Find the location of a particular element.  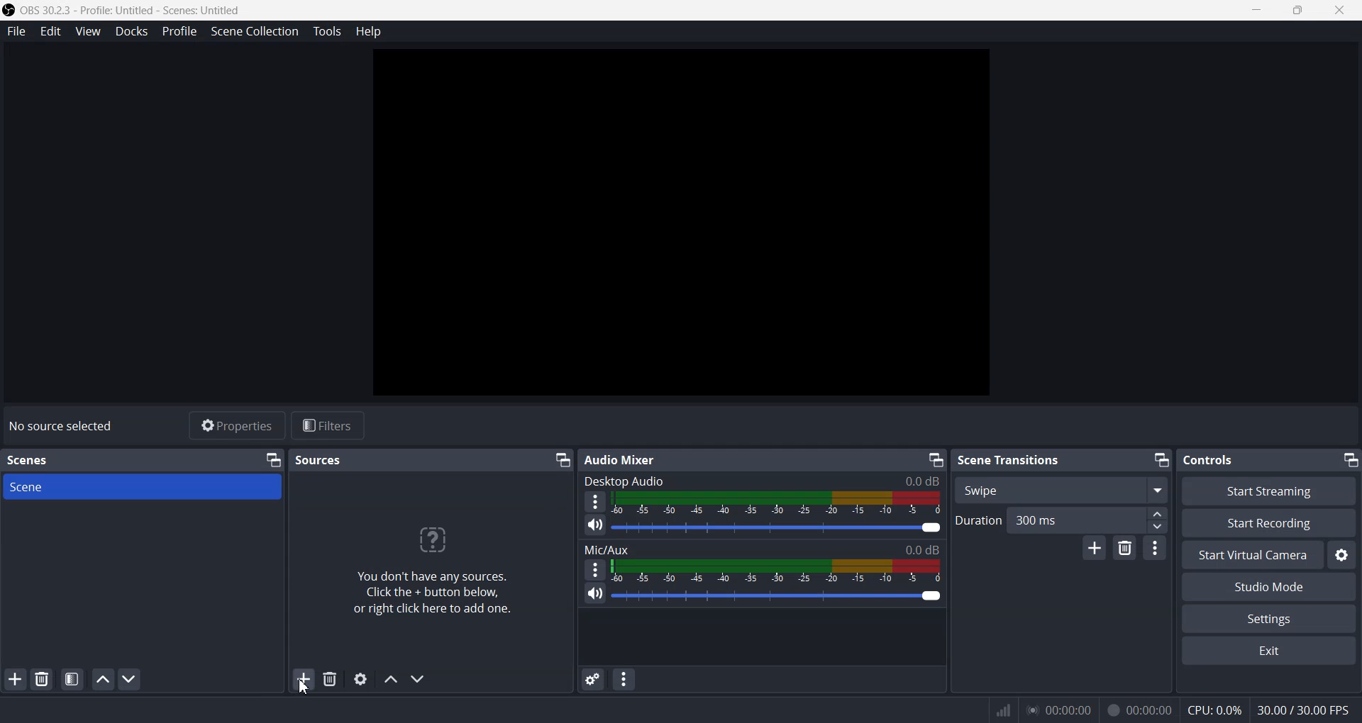

Start Virtual Camera is located at coordinates (1252, 555).